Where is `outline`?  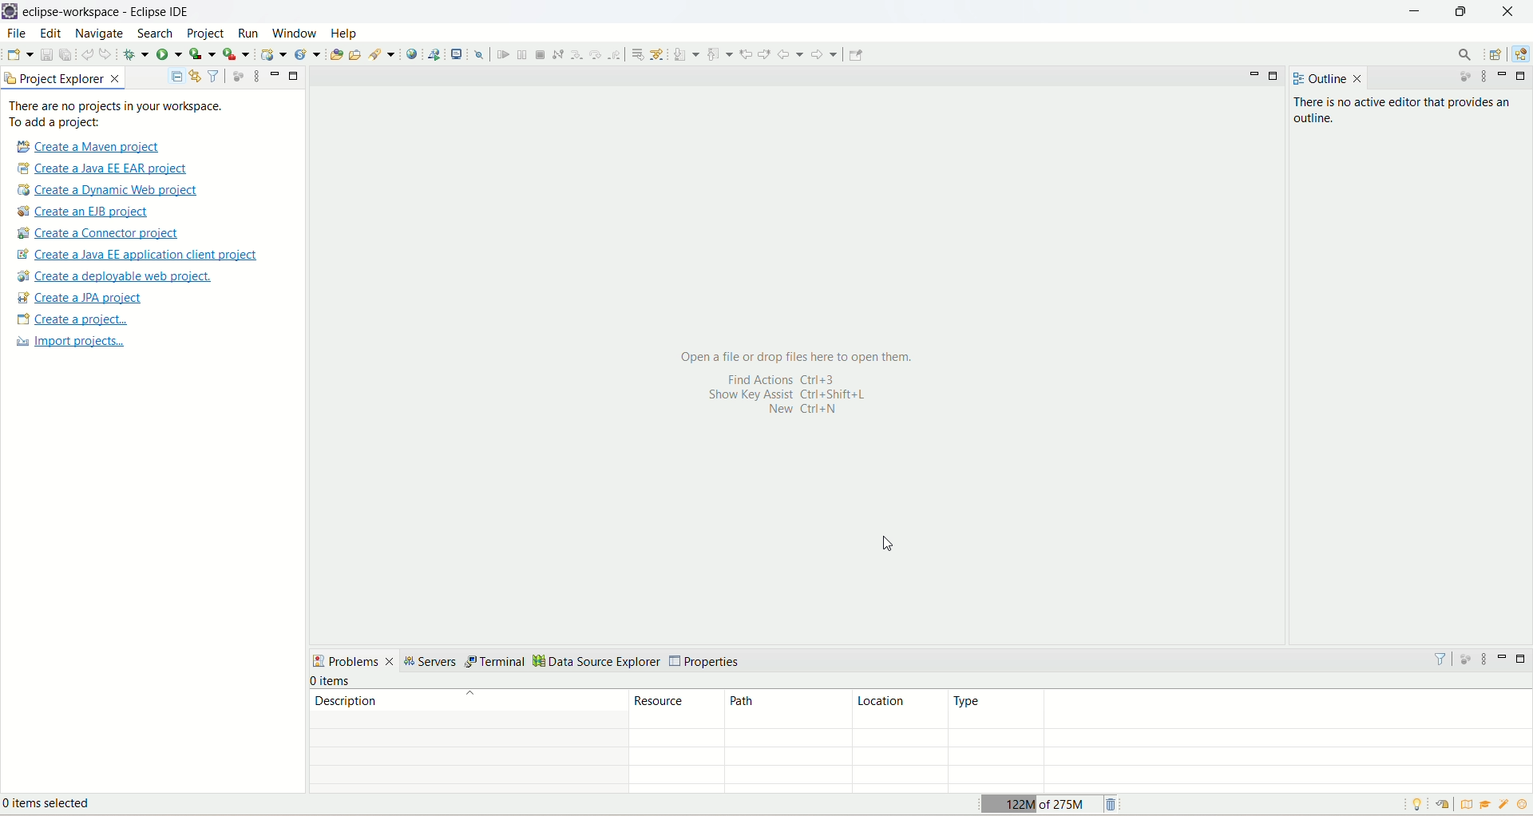
outline is located at coordinates (1317, 79).